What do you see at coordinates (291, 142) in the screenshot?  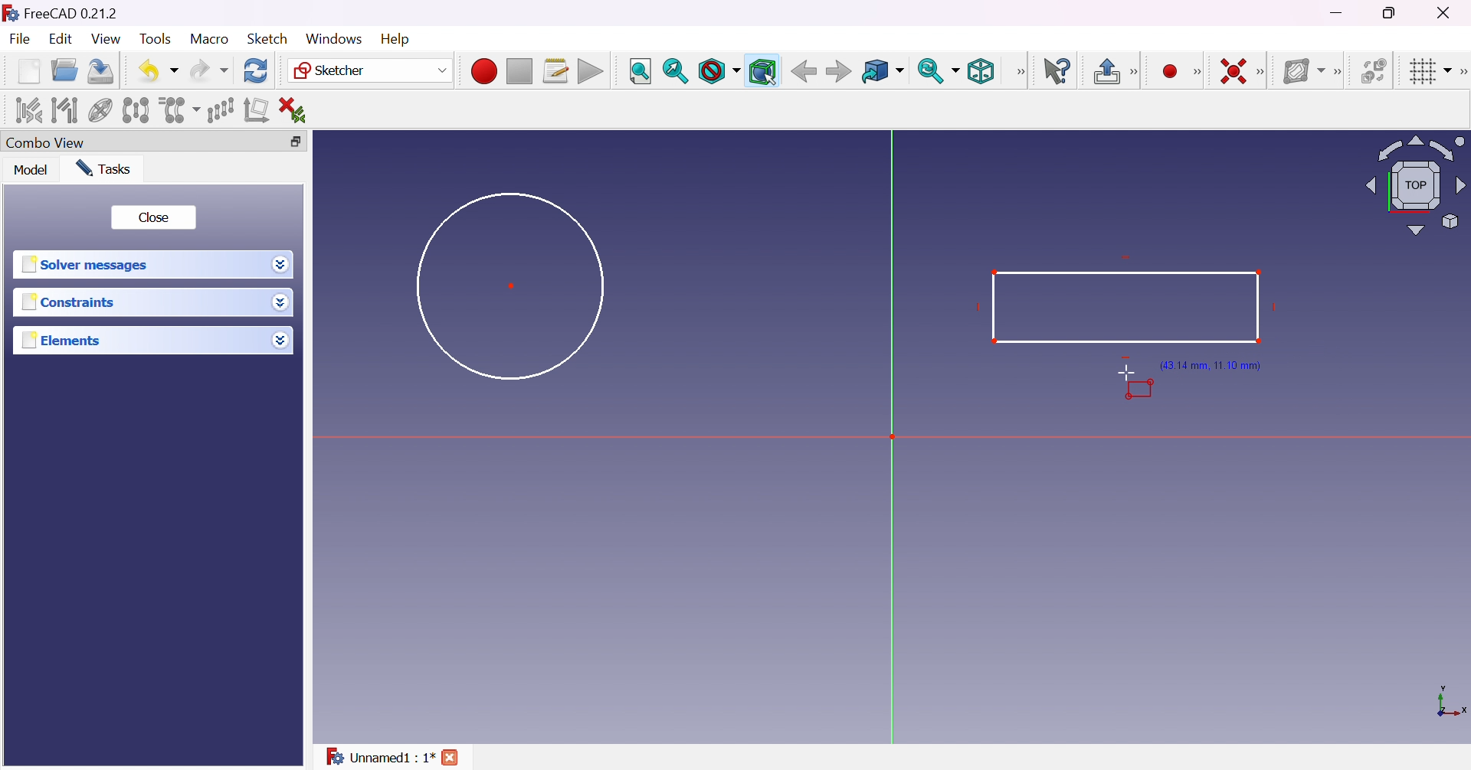 I see `Restore down` at bounding box center [291, 142].